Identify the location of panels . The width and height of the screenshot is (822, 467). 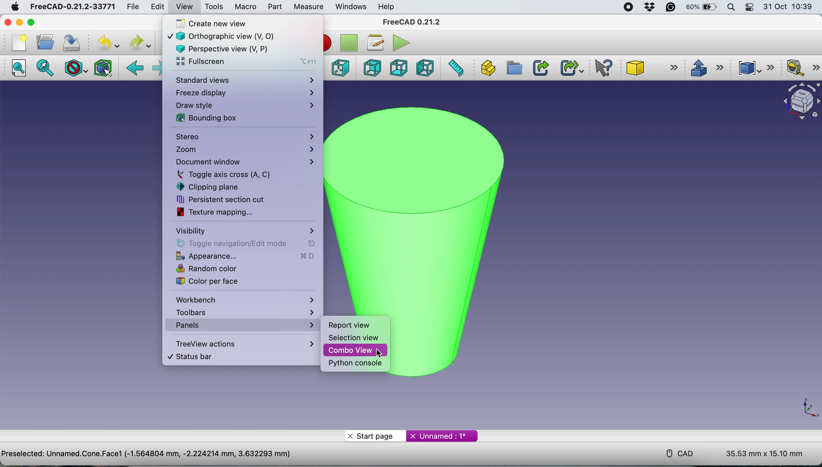
(239, 325).